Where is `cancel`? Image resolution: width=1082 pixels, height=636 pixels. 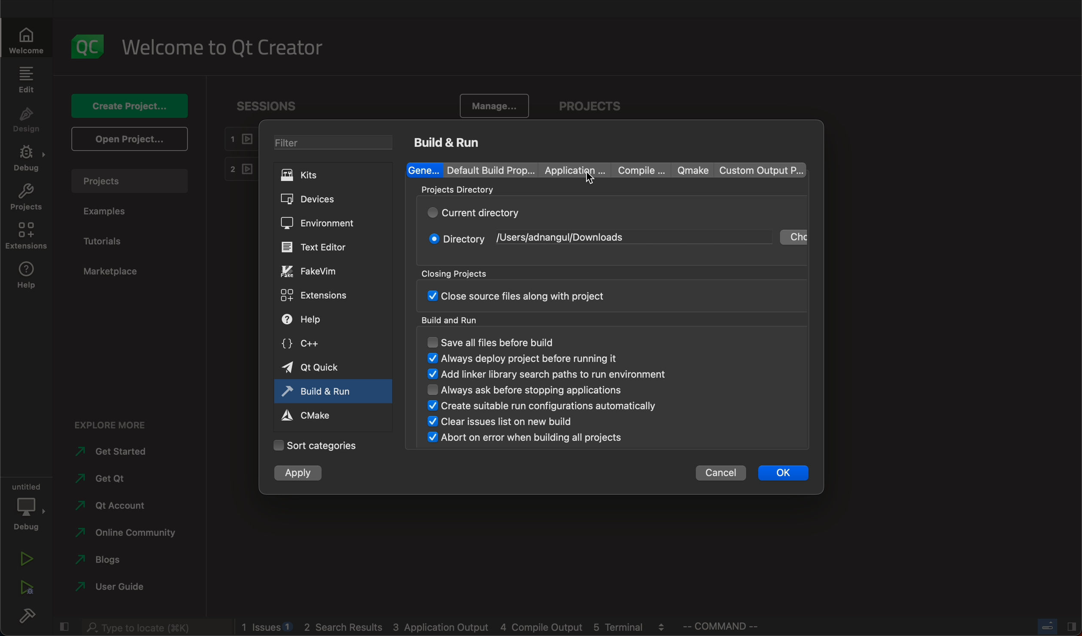 cancel is located at coordinates (720, 473).